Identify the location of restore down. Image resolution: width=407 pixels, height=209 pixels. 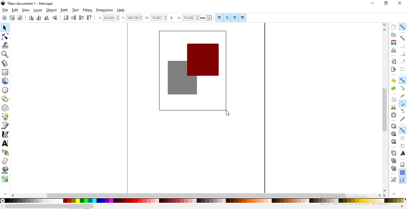
(386, 4).